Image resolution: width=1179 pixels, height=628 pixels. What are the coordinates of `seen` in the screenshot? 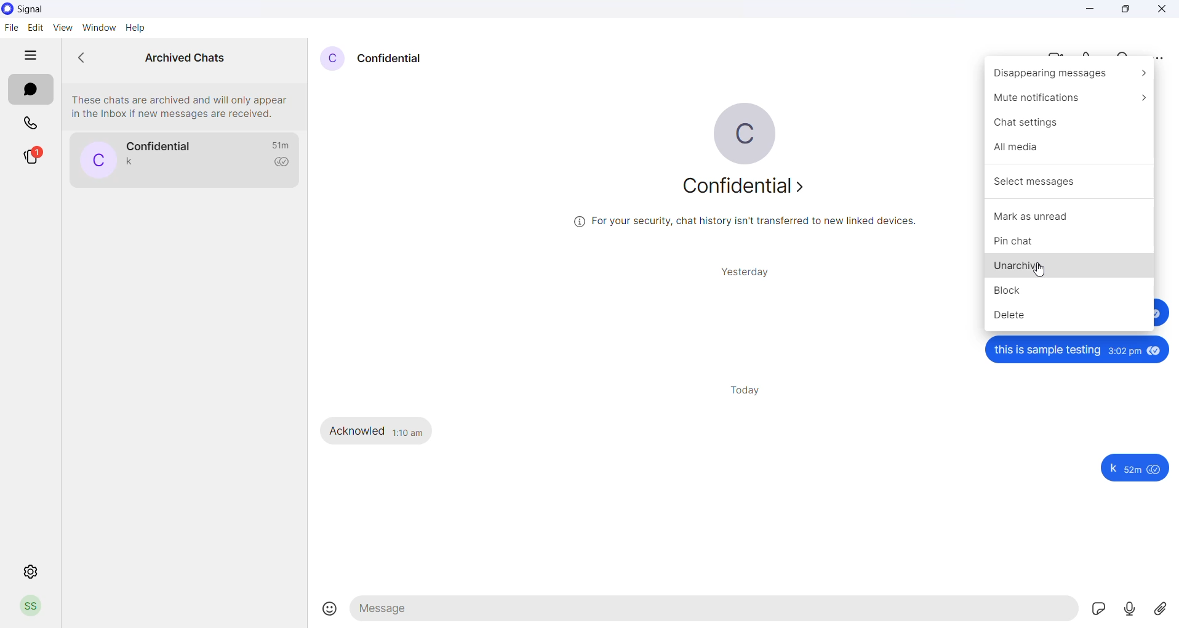 It's located at (1156, 470).